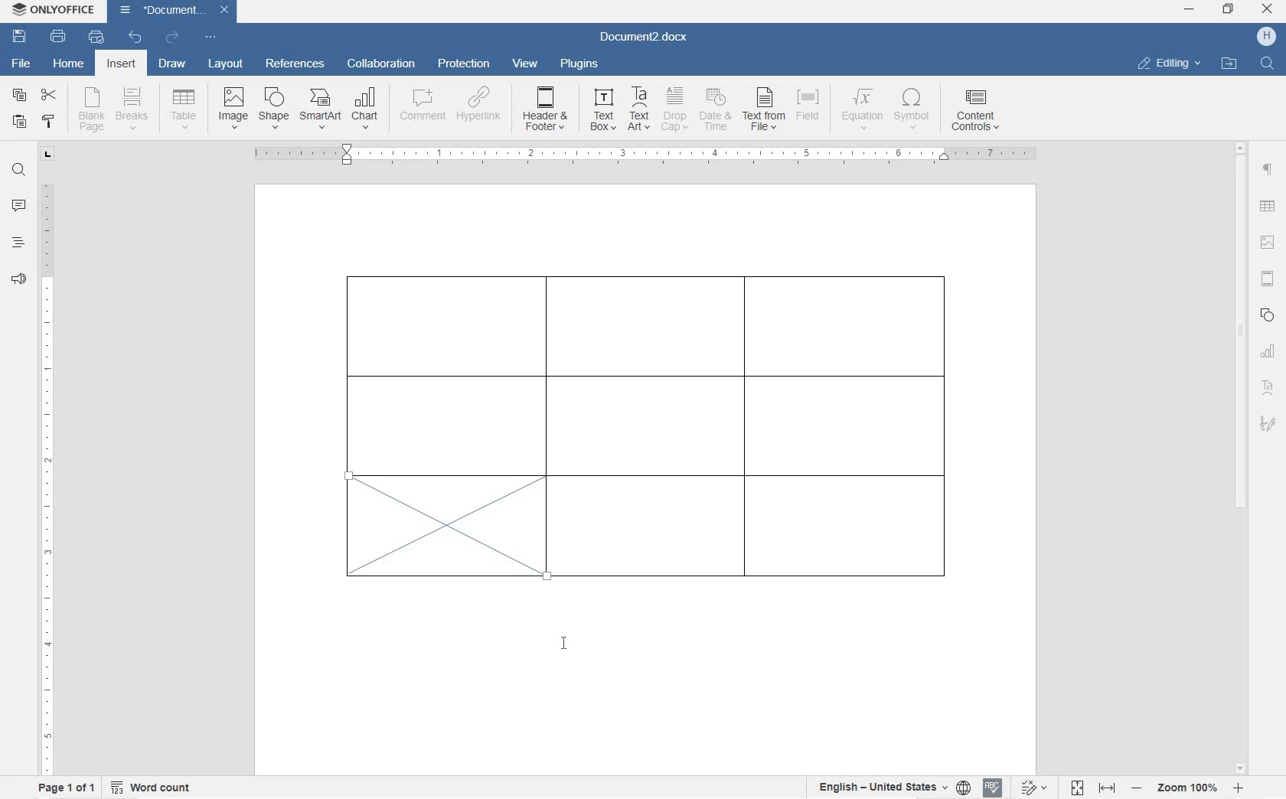 The width and height of the screenshot is (1286, 799). What do you see at coordinates (134, 38) in the screenshot?
I see `undo` at bounding box center [134, 38].